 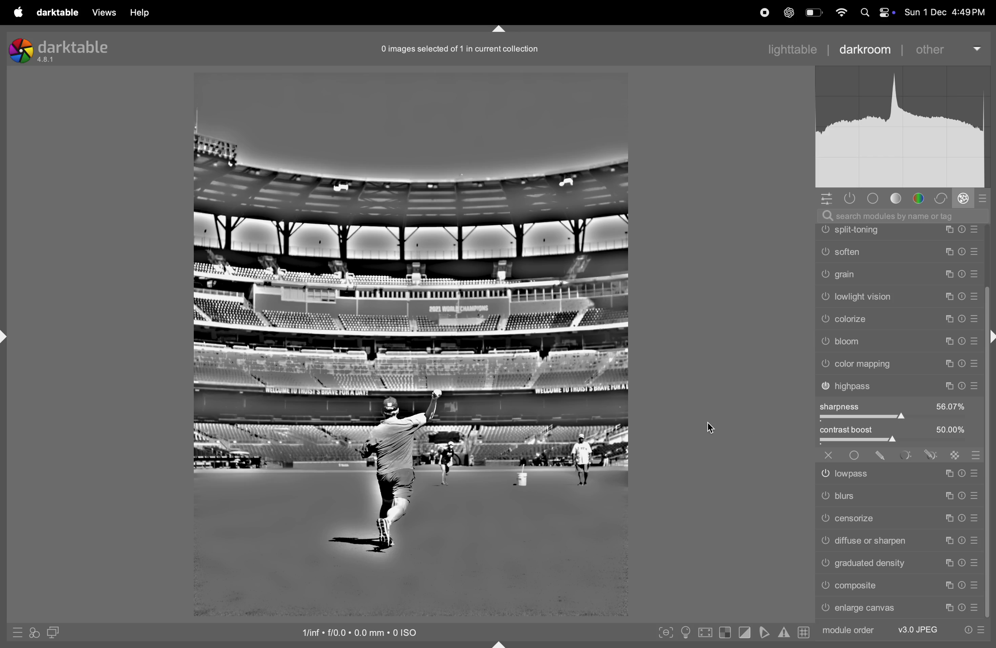 I want to click on help, so click(x=139, y=13).